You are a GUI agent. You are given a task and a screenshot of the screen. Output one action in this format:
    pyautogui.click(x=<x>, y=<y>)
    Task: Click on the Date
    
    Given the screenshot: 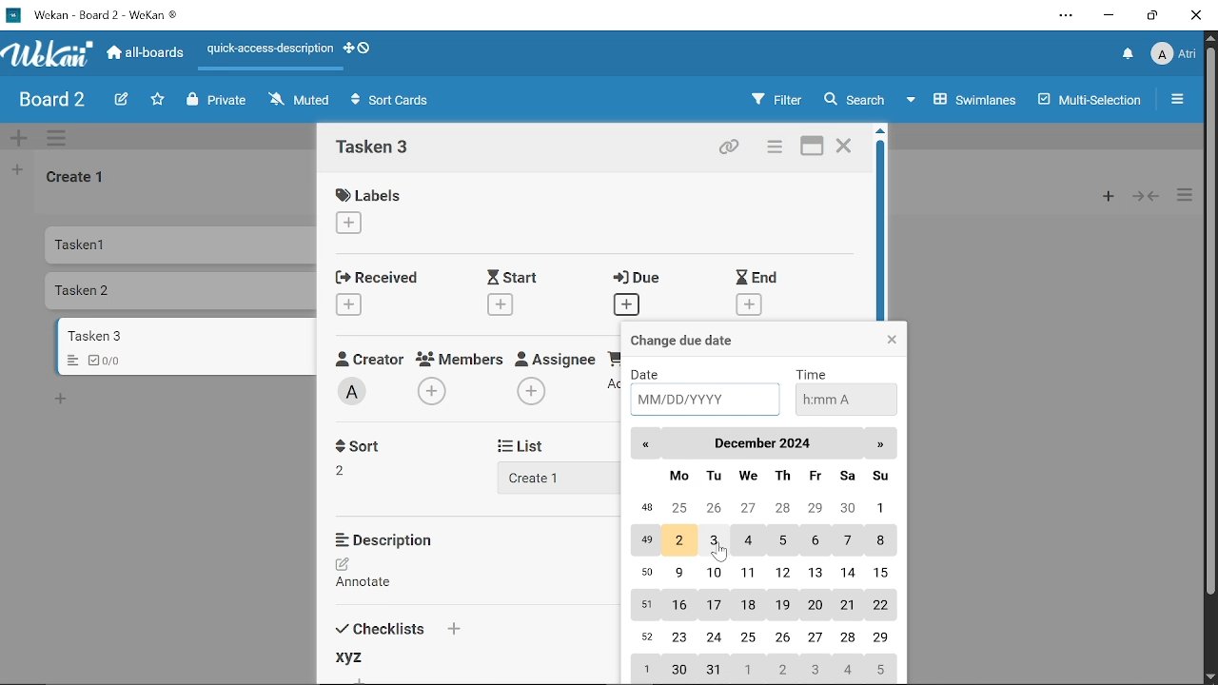 What is the action you would take?
    pyautogui.click(x=654, y=373)
    